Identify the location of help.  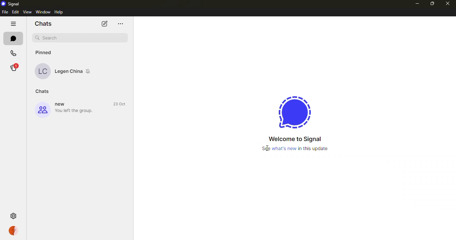
(60, 12).